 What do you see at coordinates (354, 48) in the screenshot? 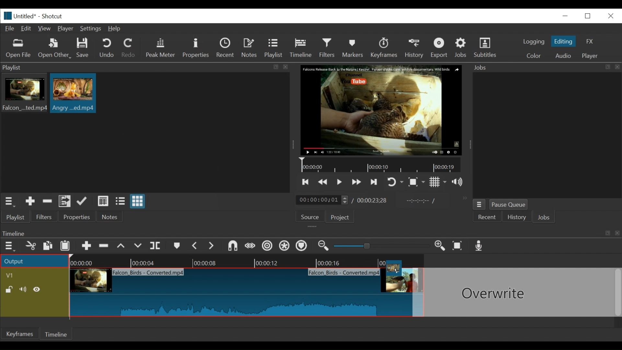
I see `Markers` at bounding box center [354, 48].